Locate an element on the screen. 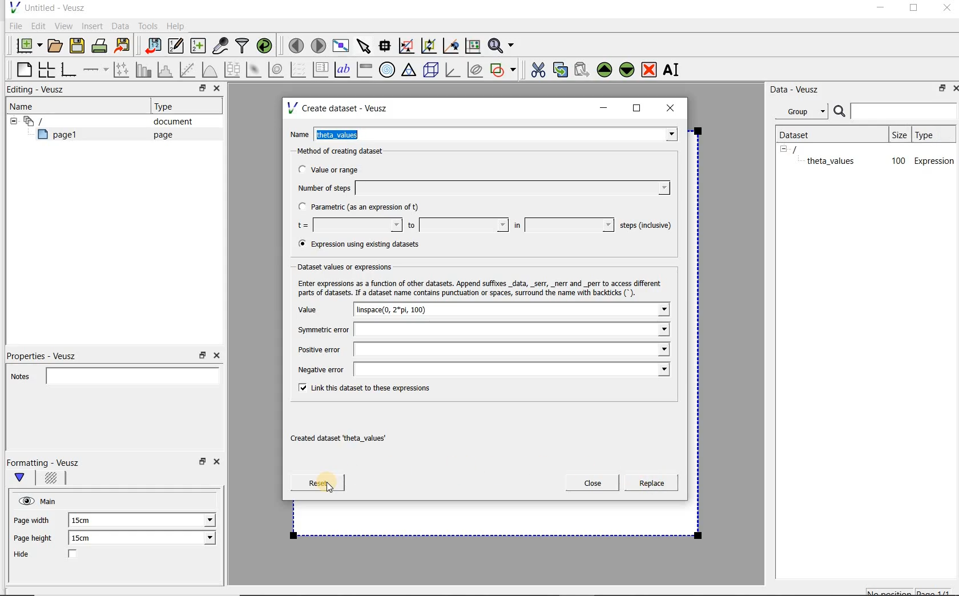  Data - Veusz is located at coordinates (799, 89).